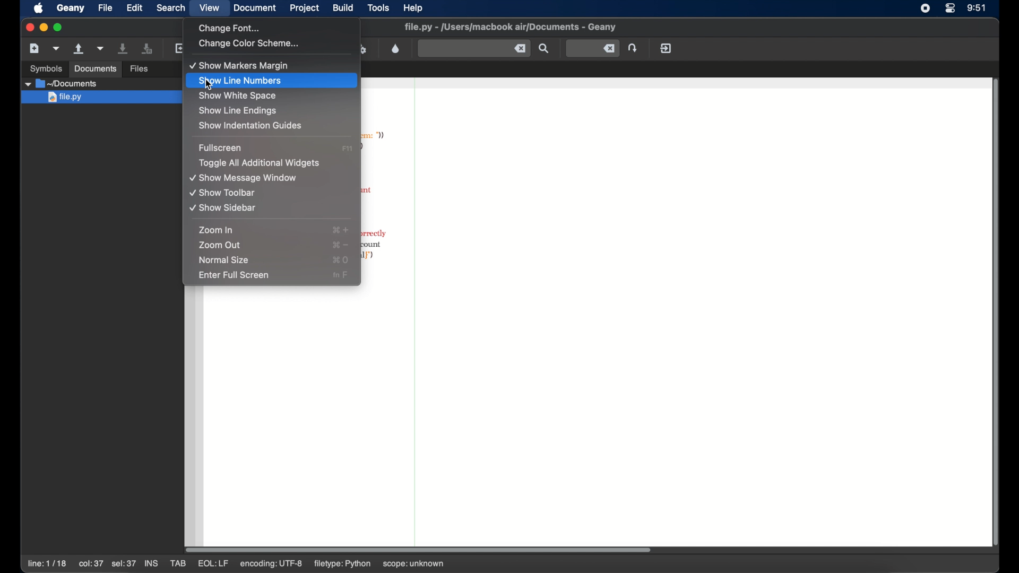  I want to click on show sidebar, so click(223, 208).